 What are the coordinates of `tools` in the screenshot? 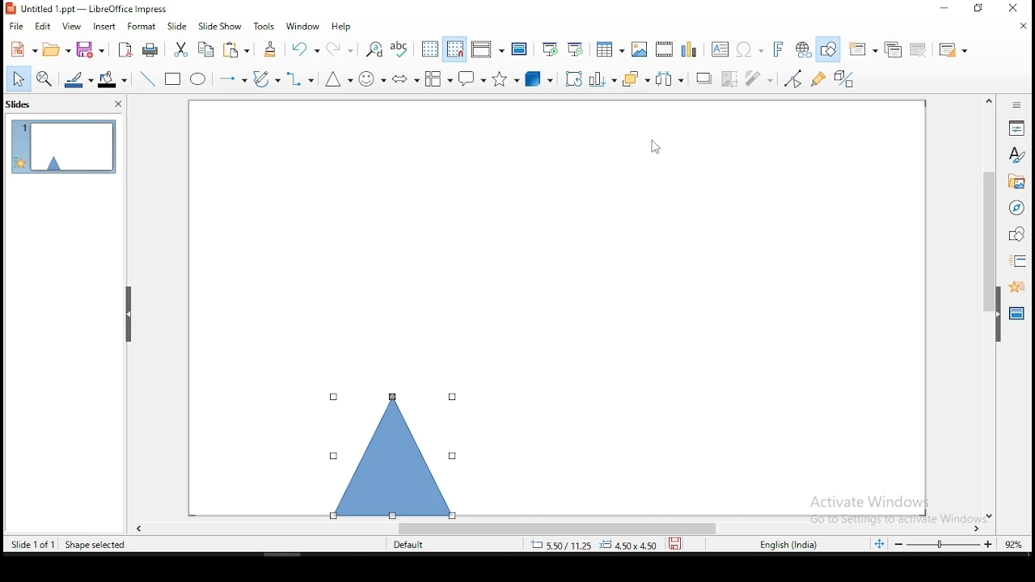 It's located at (267, 25).